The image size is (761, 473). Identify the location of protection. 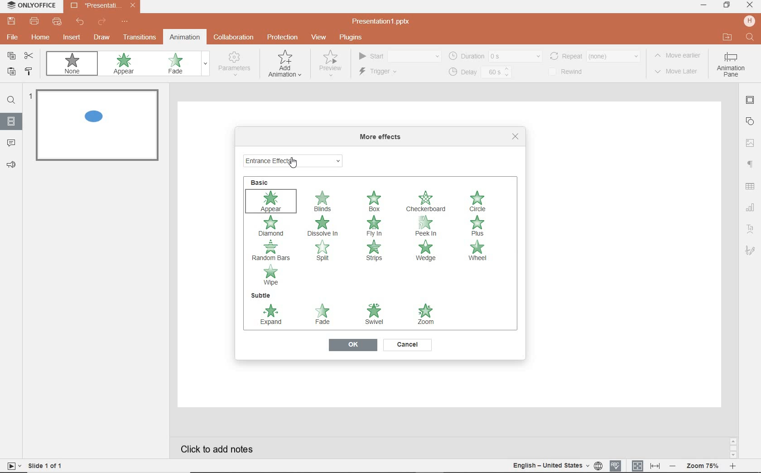
(282, 37).